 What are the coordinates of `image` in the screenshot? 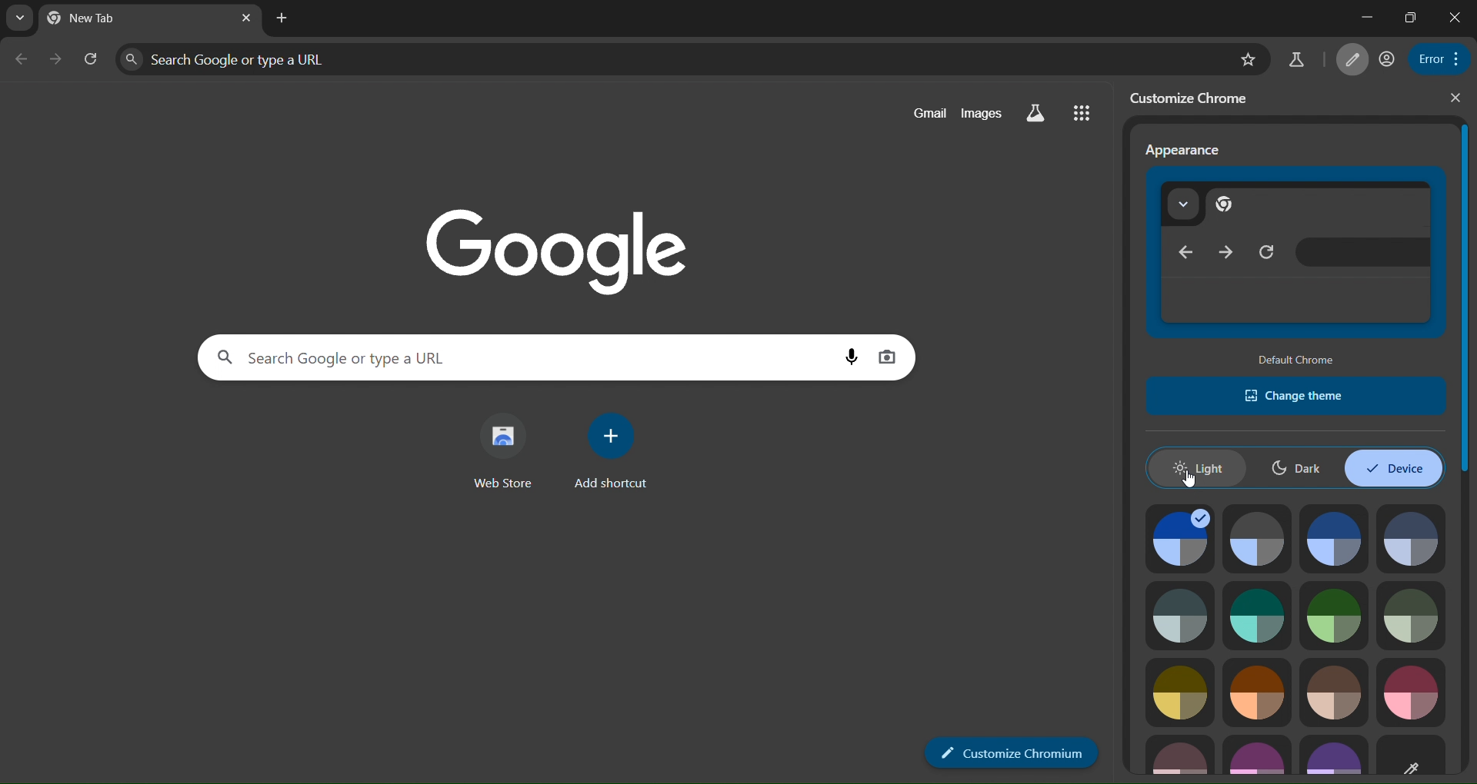 It's located at (1257, 756).